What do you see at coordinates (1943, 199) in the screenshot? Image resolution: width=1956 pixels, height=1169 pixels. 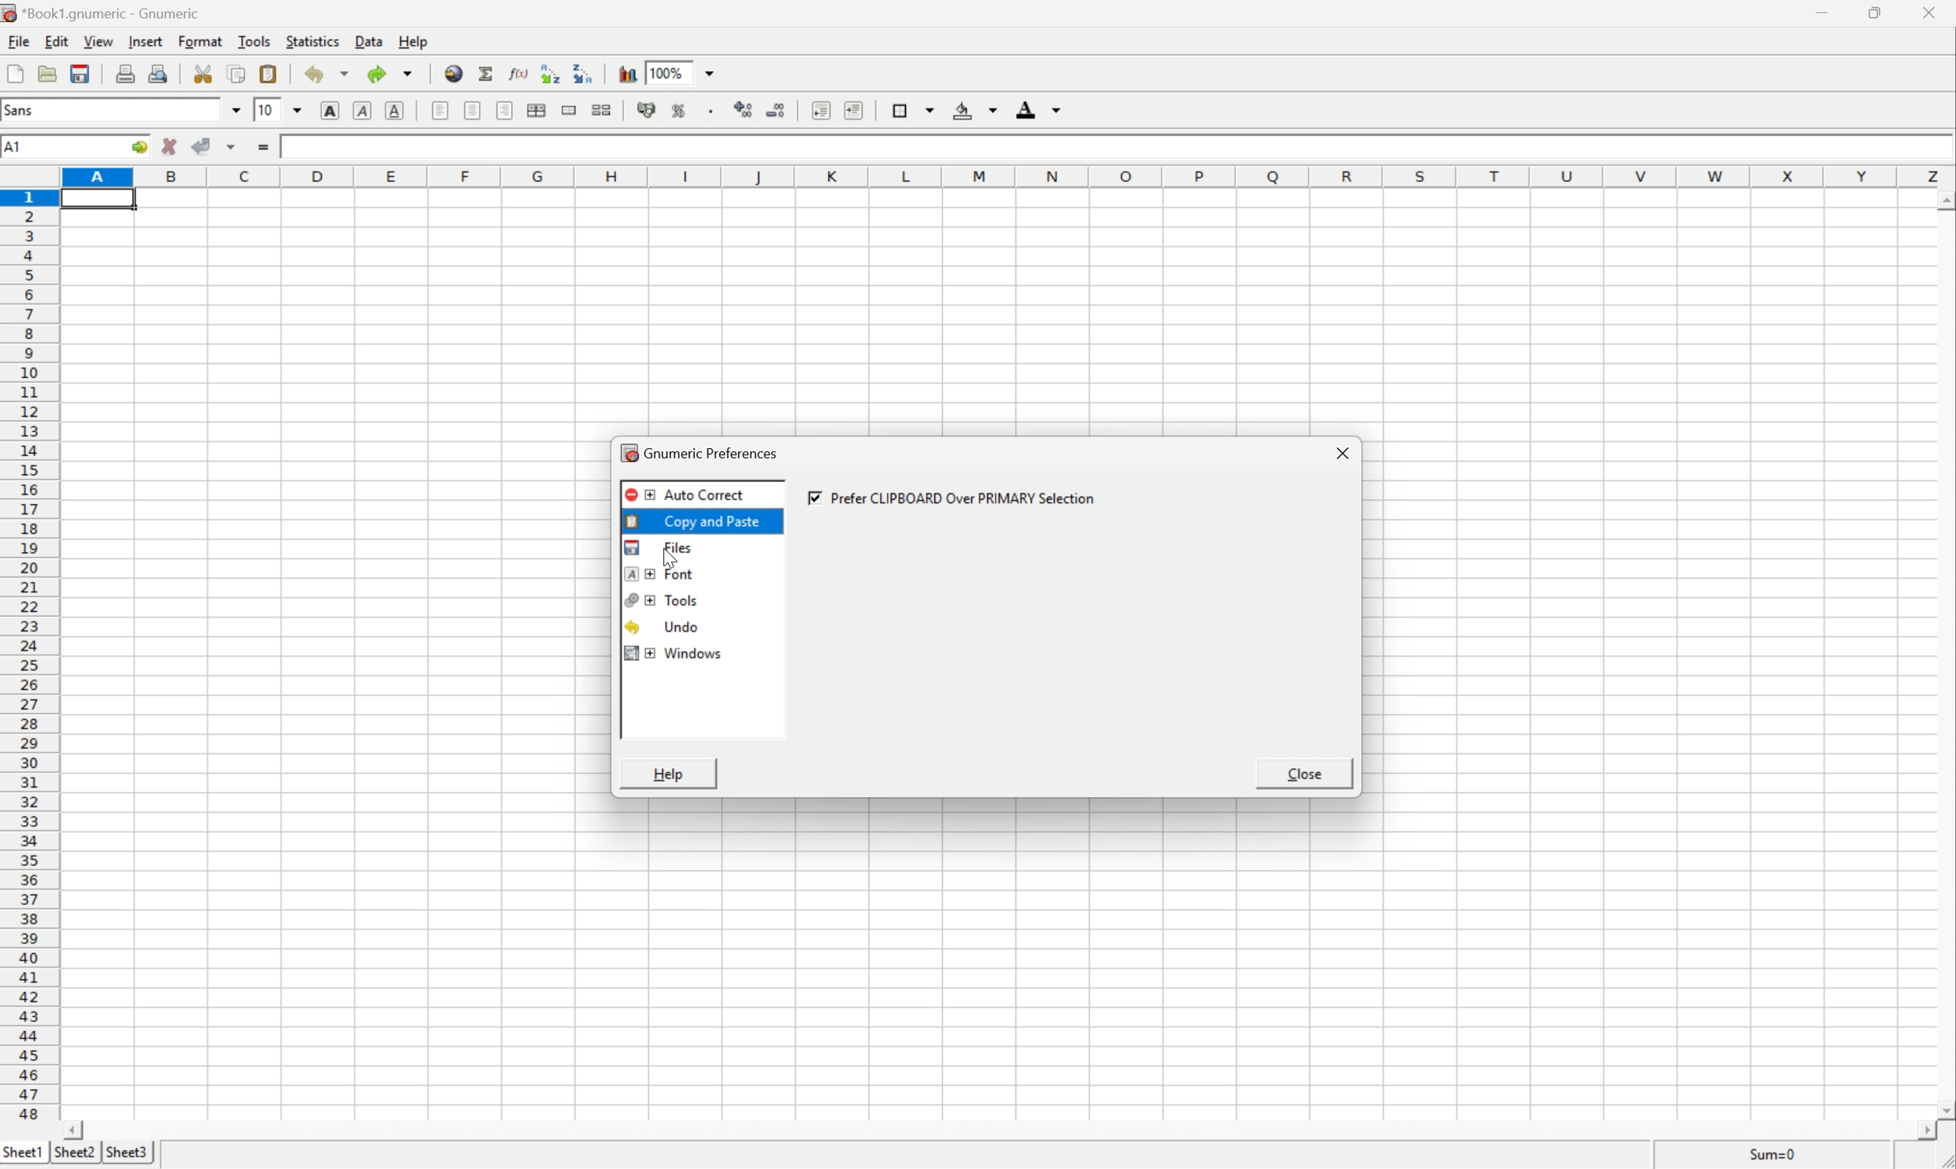 I see `scroll up` at bounding box center [1943, 199].